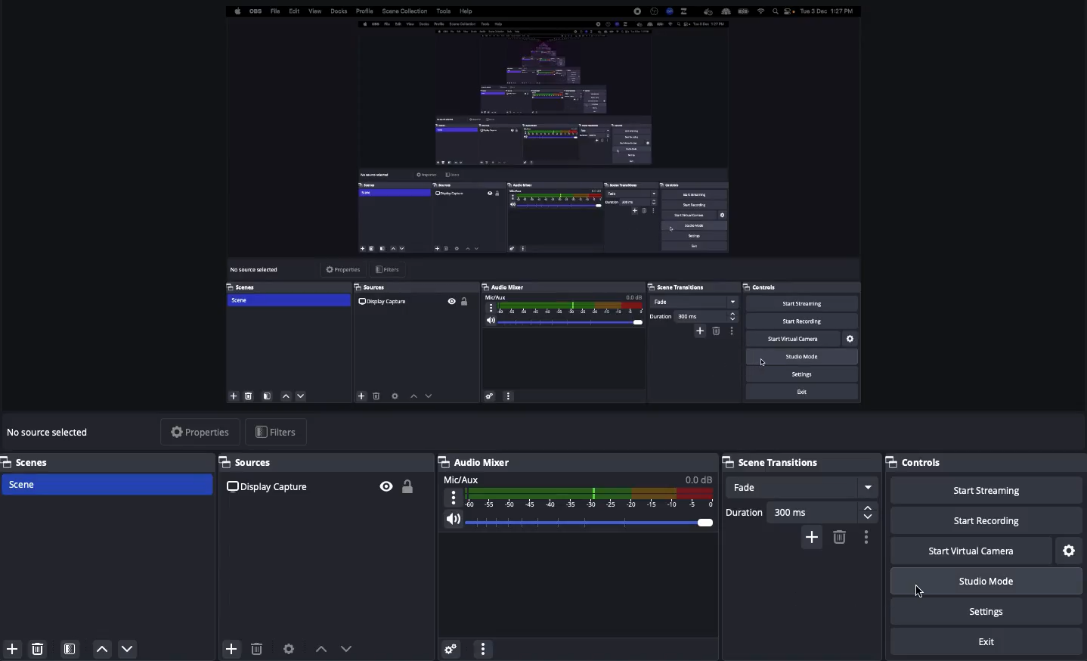  Describe the element at coordinates (986, 462) in the screenshot. I see `Controls` at that location.